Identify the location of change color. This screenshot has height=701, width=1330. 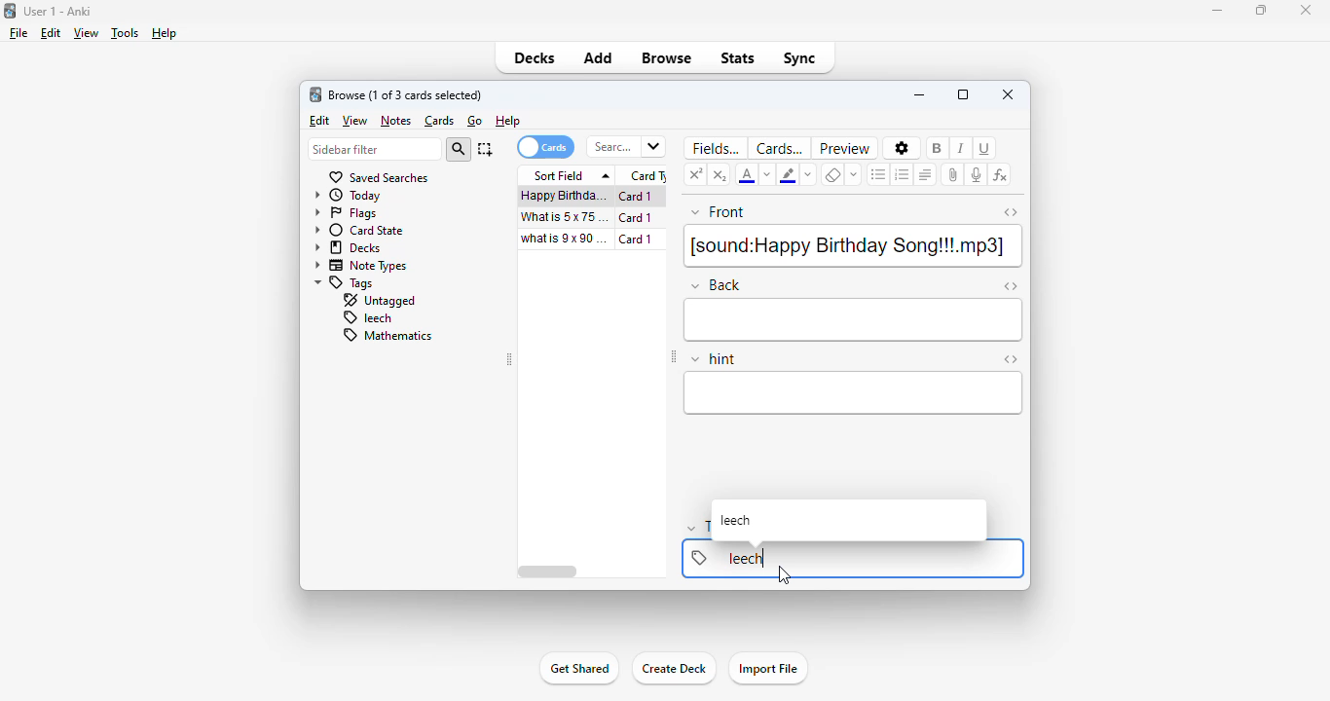
(768, 175).